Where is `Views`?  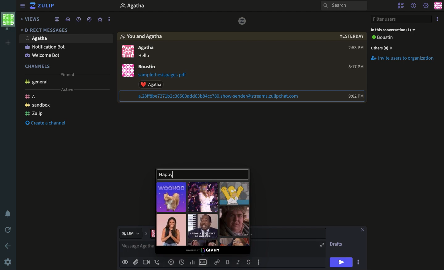
Views is located at coordinates (30, 19).